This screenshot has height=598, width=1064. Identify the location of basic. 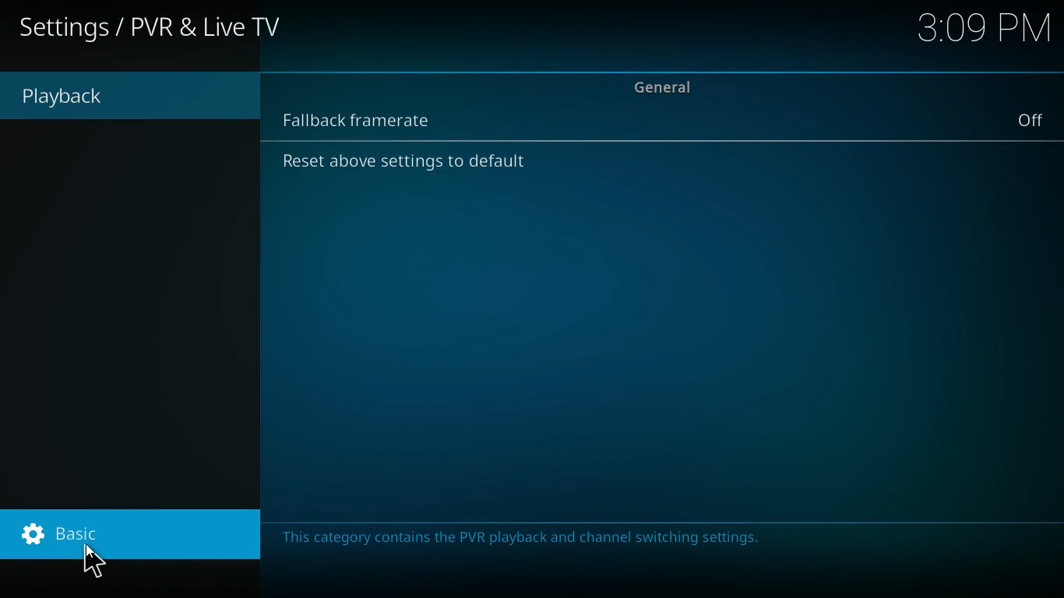
(138, 539).